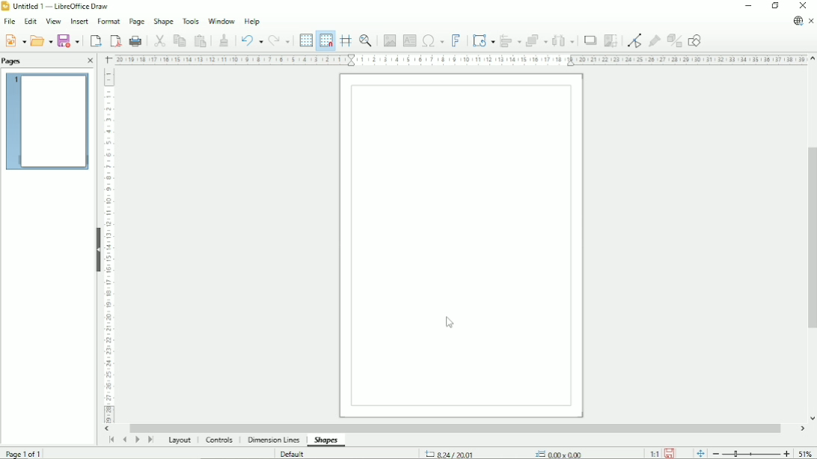 Image resolution: width=817 pixels, height=459 pixels. I want to click on Scroll to previous page, so click(124, 440).